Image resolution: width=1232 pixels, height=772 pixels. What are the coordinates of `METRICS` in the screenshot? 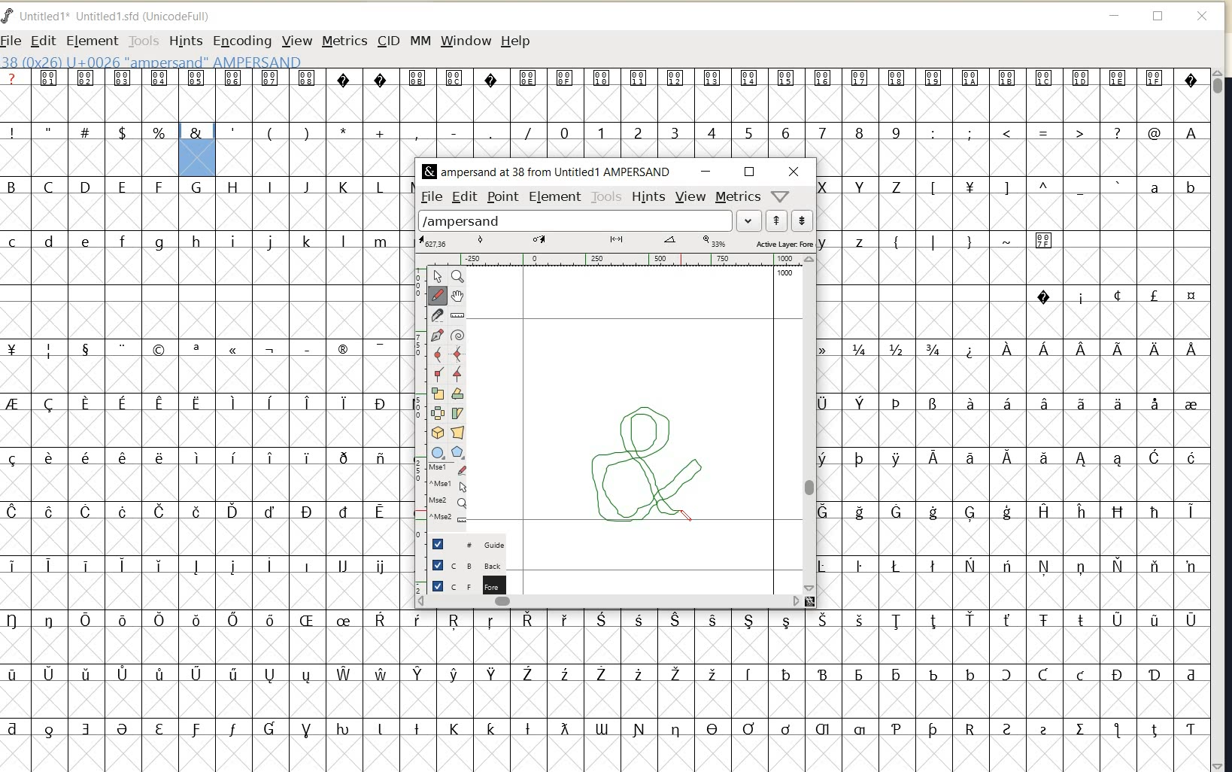 It's located at (343, 42).